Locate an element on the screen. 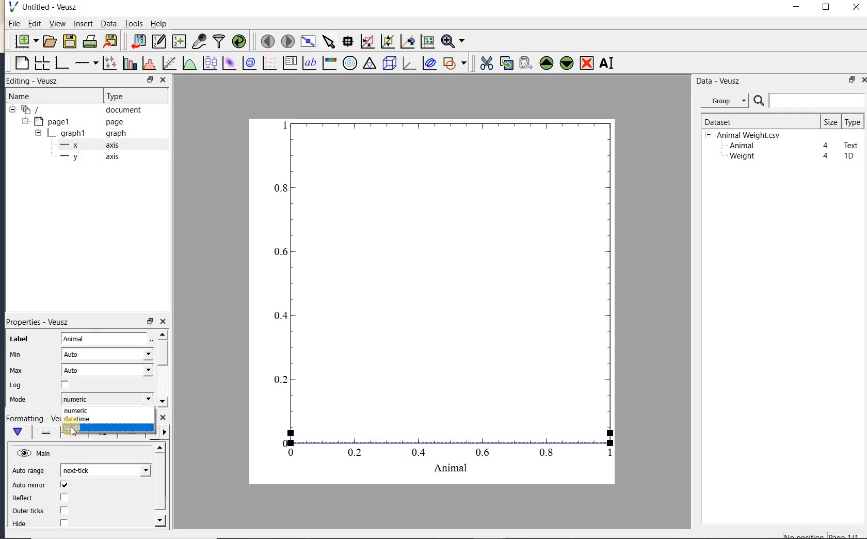 The image size is (867, 539). Dataset is located at coordinates (756, 121).